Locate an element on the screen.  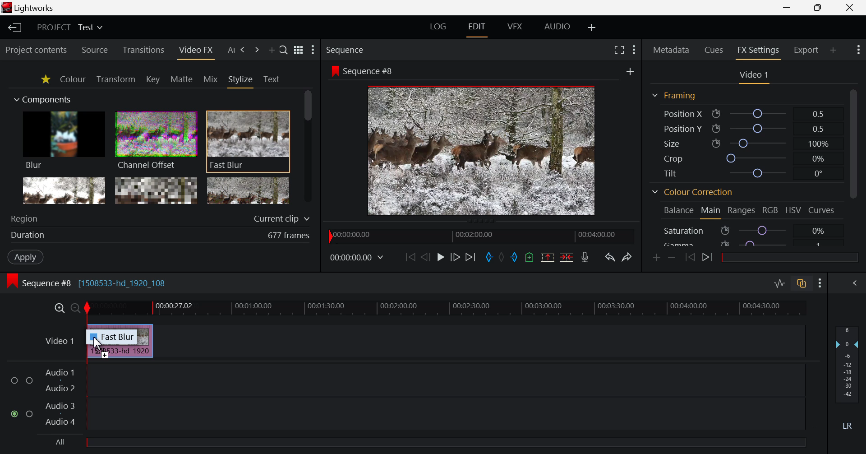
Source is located at coordinates (99, 49).